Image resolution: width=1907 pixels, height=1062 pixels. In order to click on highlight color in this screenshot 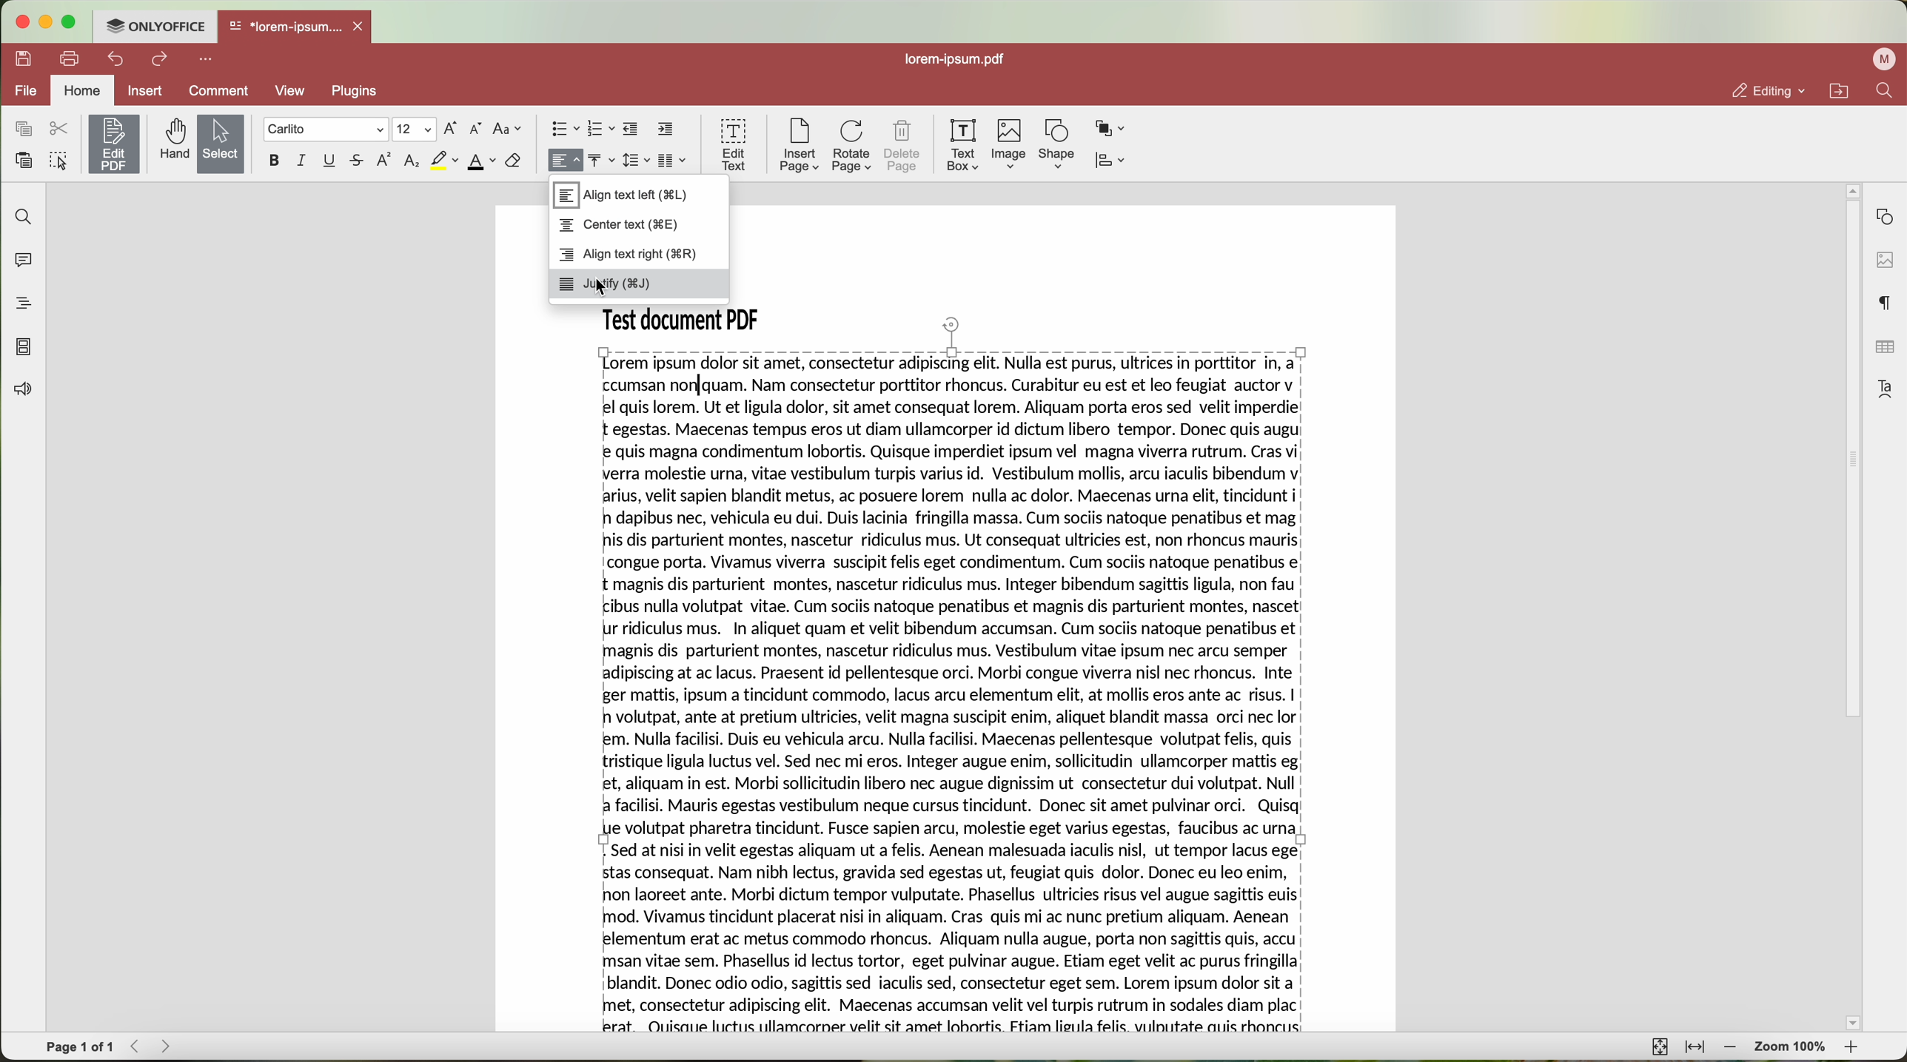, I will do `click(445, 161)`.